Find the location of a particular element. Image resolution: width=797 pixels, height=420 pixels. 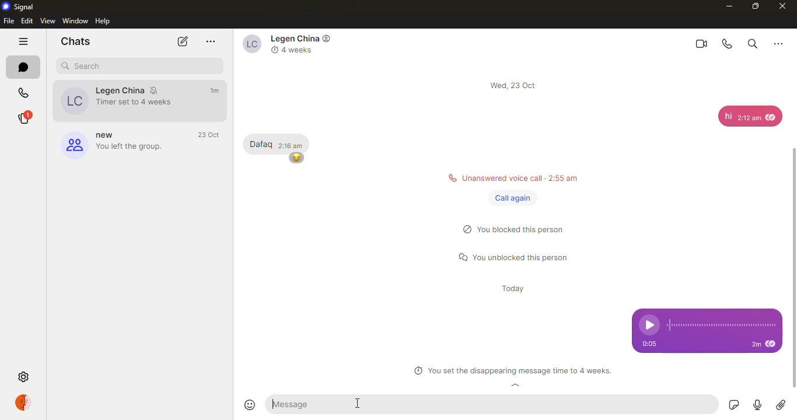

 Unanswered voice call - 2:55 am is located at coordinates (509, 177).